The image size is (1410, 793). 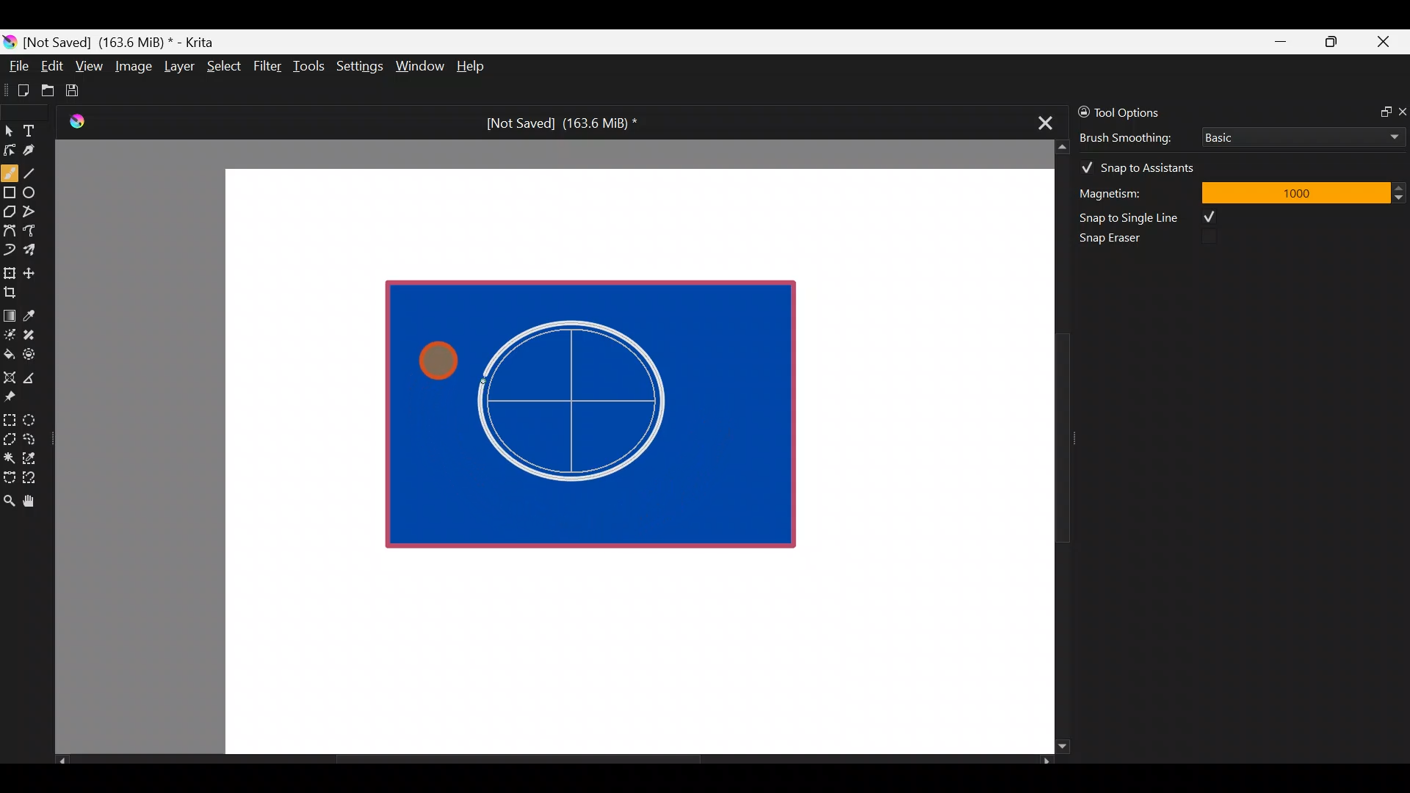 I want to click on Window, so click(x=419, y=68).